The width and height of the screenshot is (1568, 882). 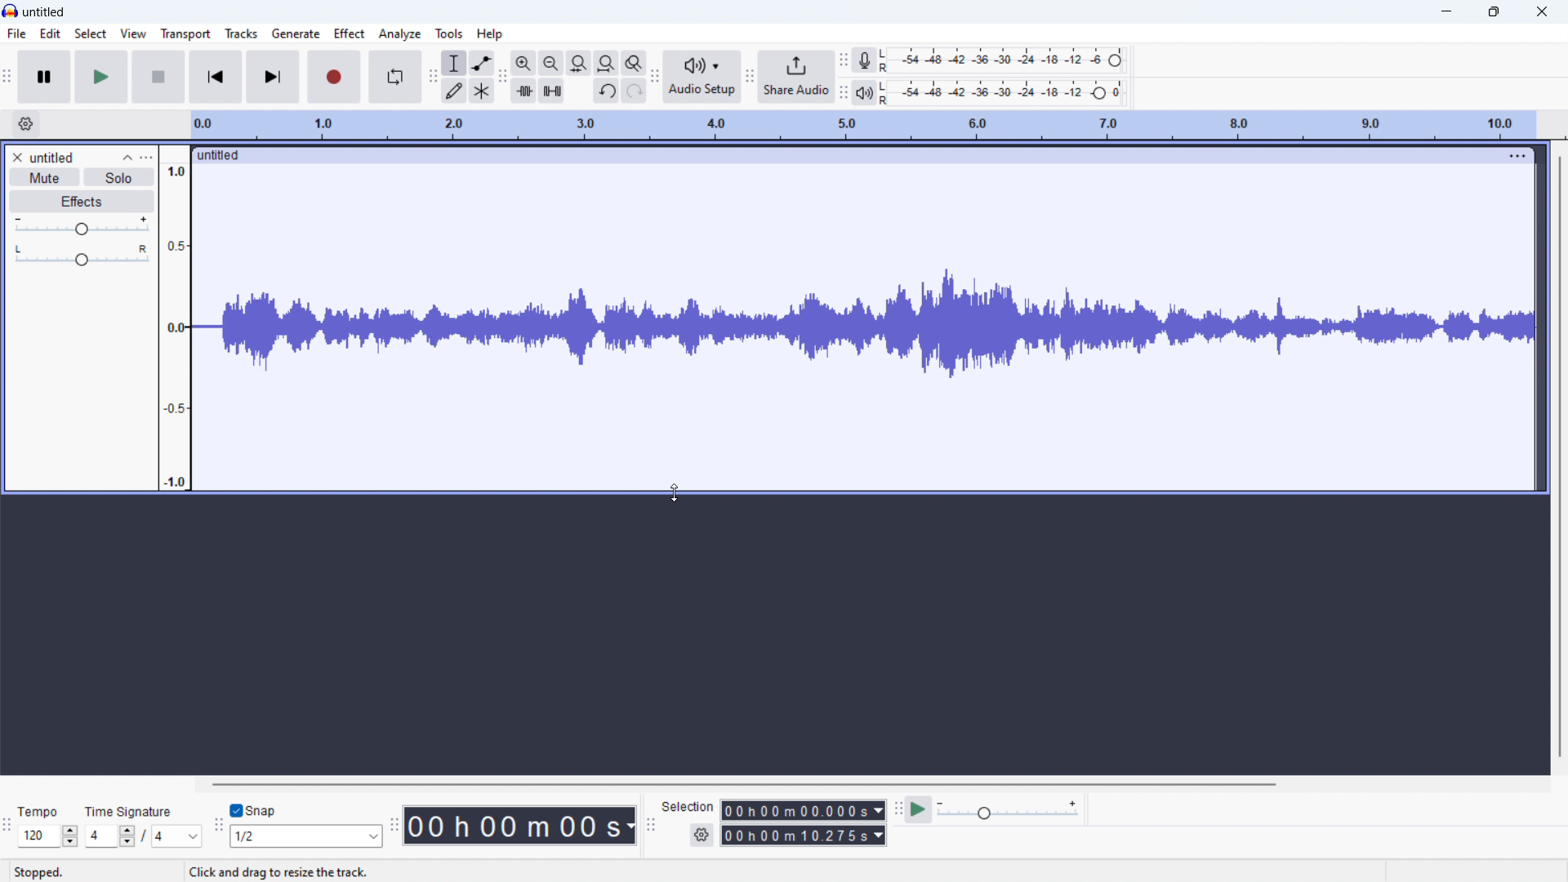 What do you see at coordinates (17, 33) in the screenshot?
I see `file` at bounding box center [17, 33].